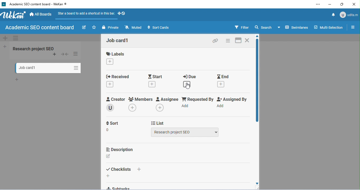  I want to click on description, so click(119, 149).